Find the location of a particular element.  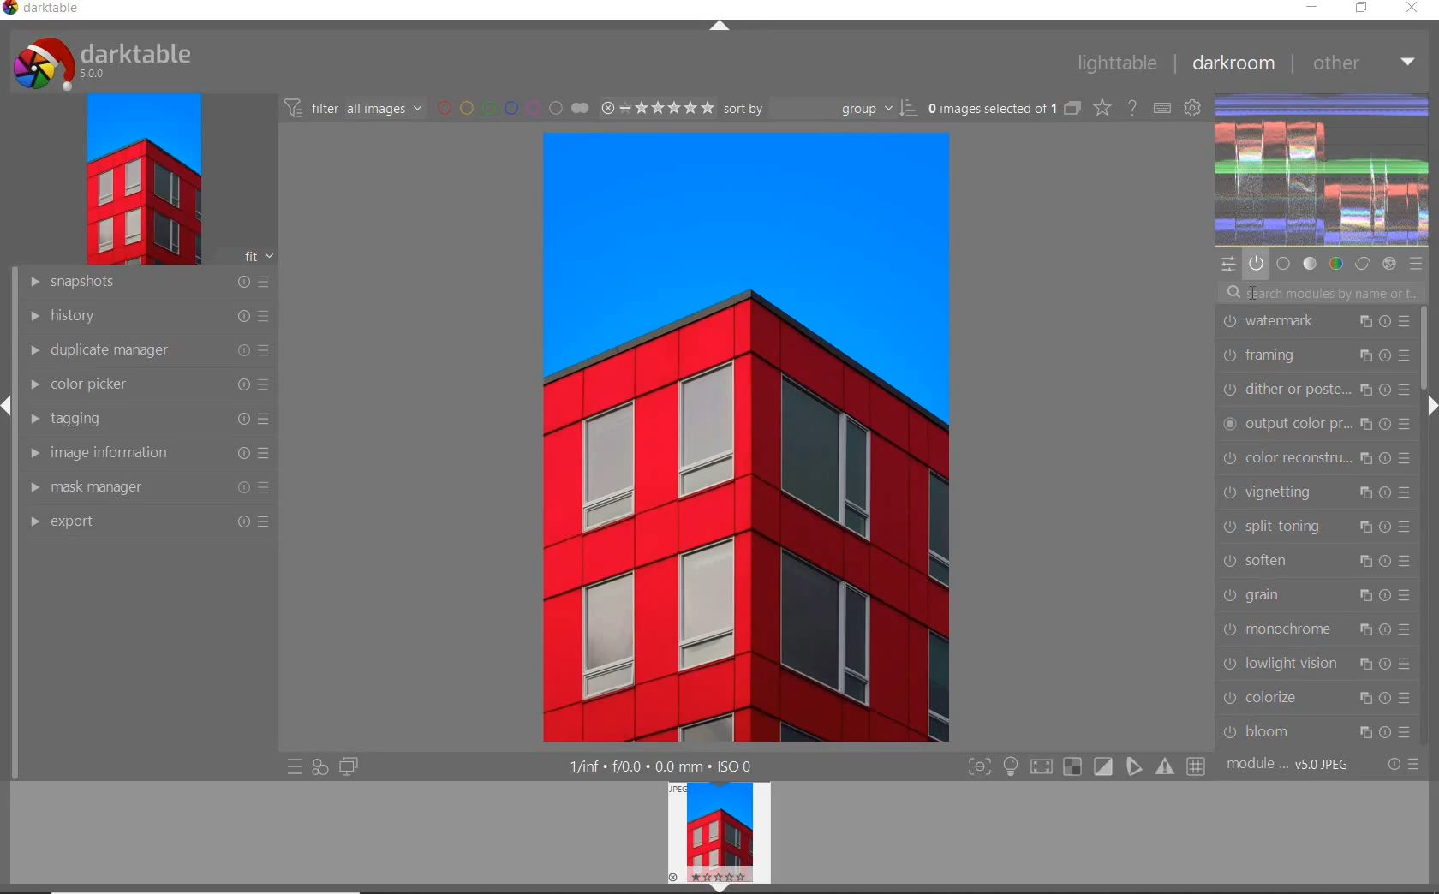

bloom is located at coordinates (1316, 729).